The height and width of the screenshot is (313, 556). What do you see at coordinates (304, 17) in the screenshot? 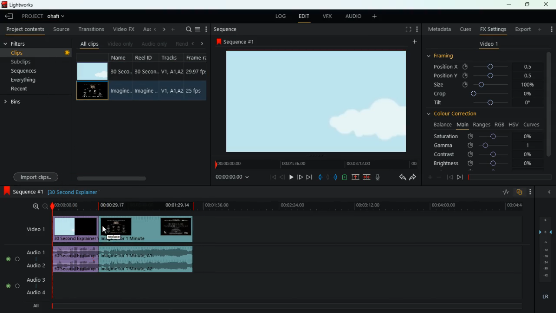
I see `edit` at bounding box center [304, 17].